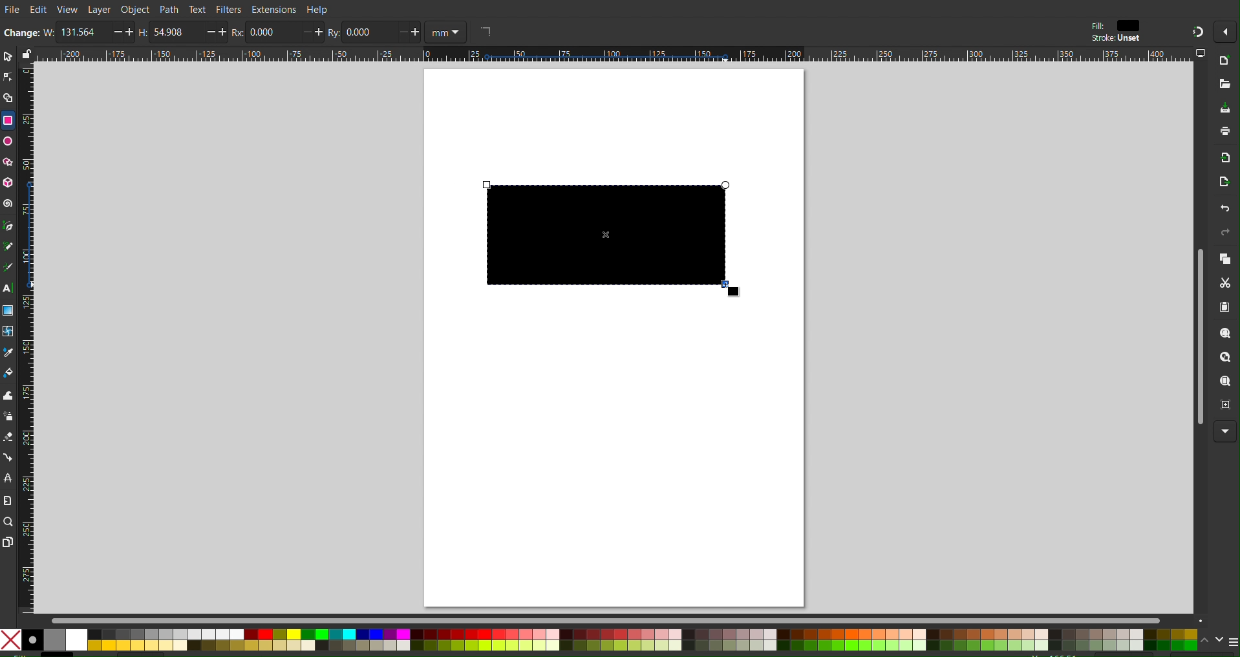 Image resolution: width=1240 pixels, height=657 pixels. Describe the element at coordinates (177, 32) in the screenshot. I see `54` at that location.